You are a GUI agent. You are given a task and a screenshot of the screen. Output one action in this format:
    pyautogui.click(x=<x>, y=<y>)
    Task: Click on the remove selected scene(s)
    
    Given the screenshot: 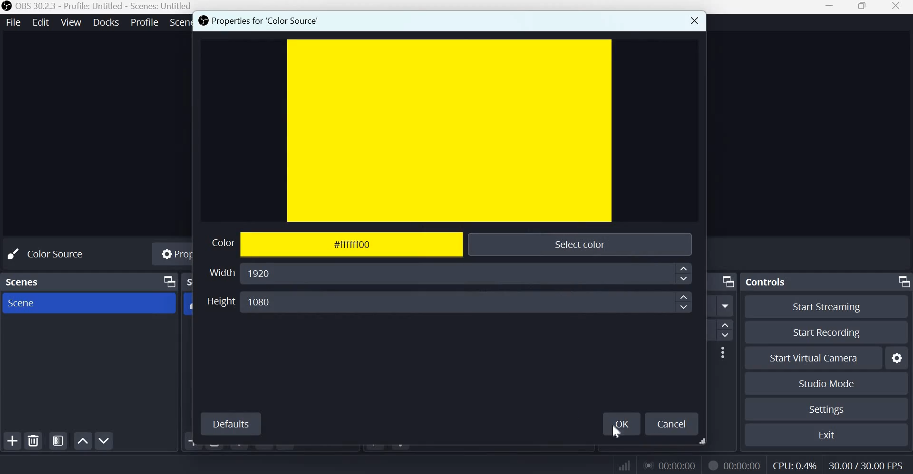 What is the action you would take?
    pyautogui.click(x=35, y=441)
    